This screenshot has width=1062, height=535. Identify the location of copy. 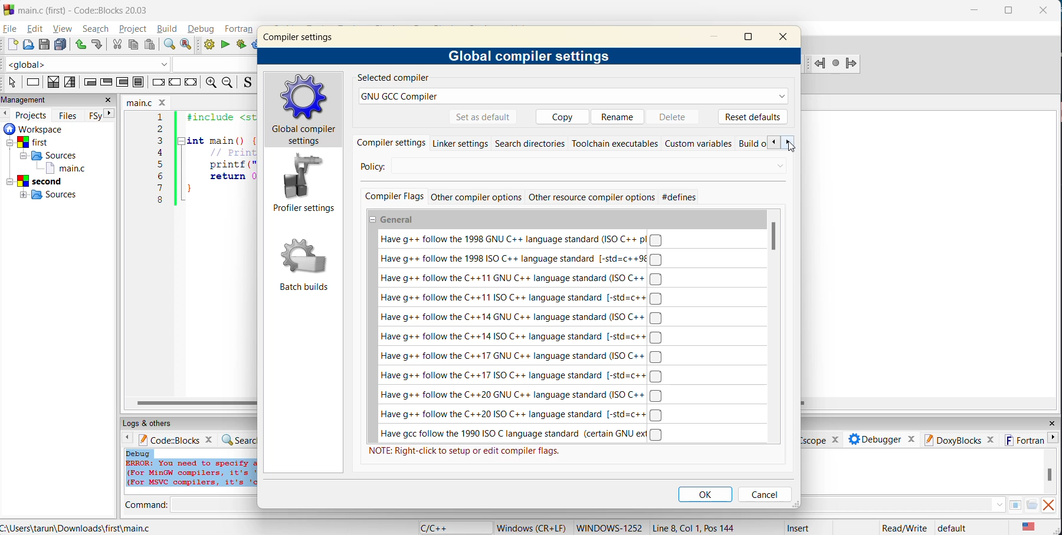
(135, 45).